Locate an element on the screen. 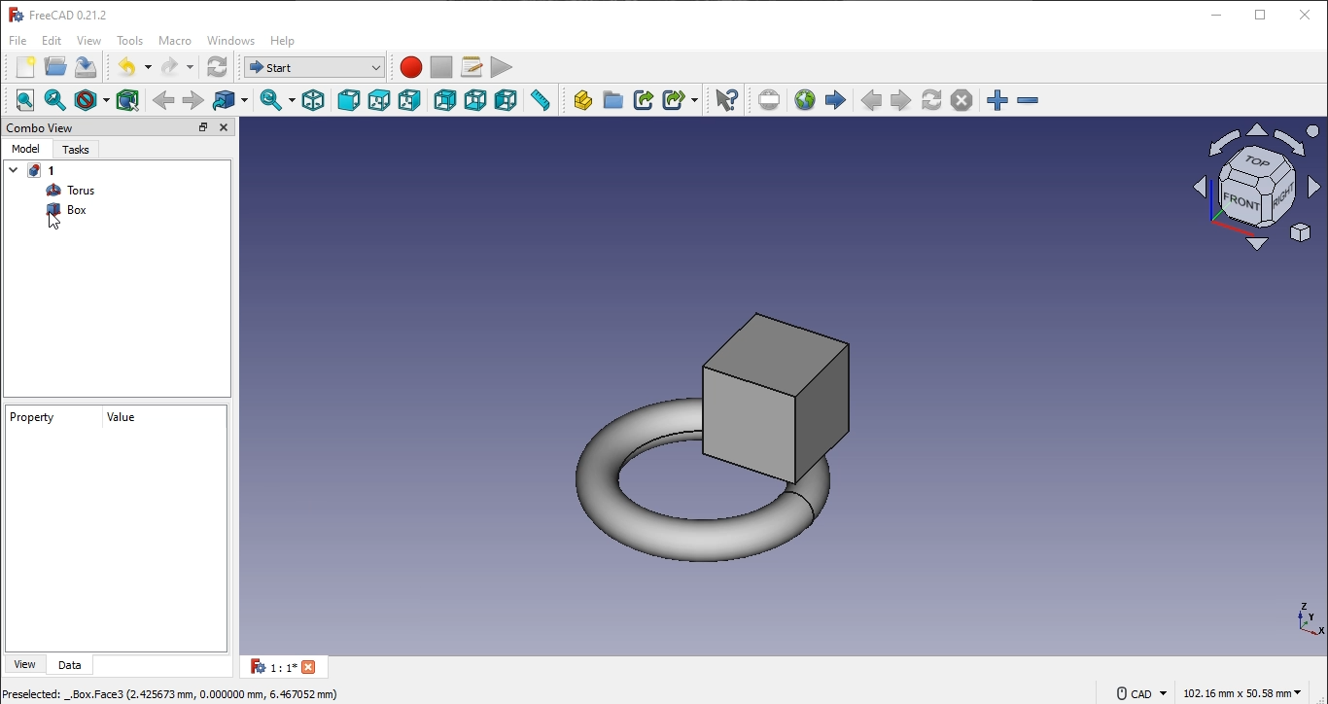 The width and height of the screenshot is (1328, 704). isometric view is located at coordinates (312, 101).